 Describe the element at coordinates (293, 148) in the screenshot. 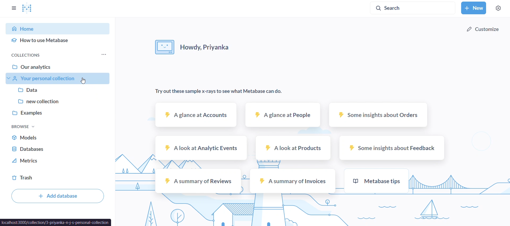

I see `a look at products` at that location.